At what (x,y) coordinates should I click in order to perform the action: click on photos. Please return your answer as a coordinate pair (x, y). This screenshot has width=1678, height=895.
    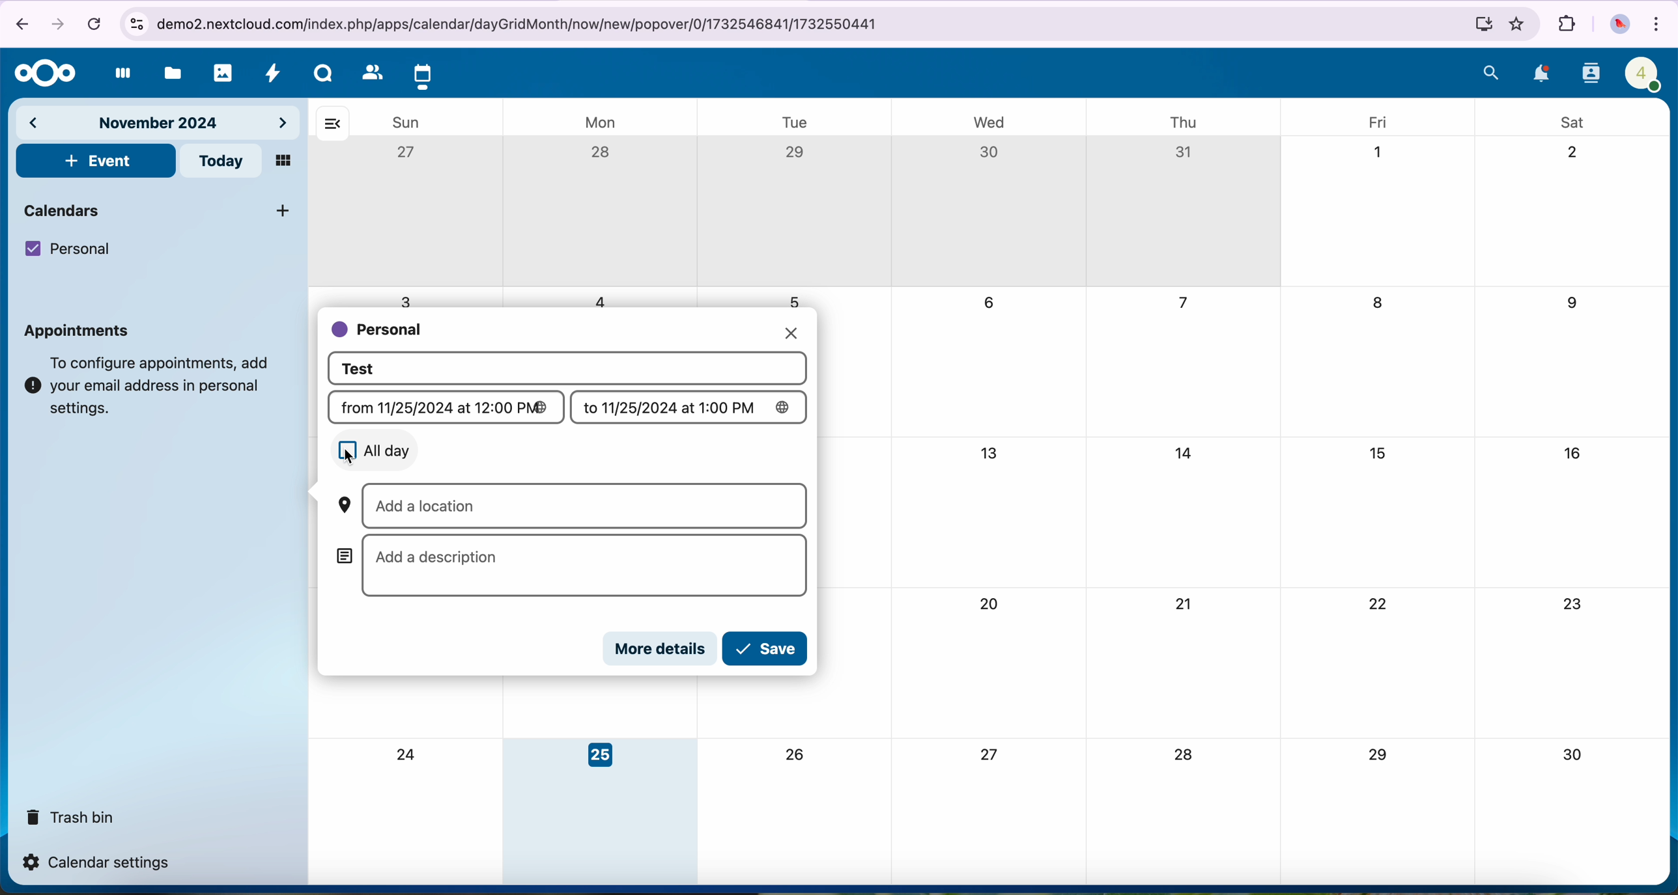
    Looking at the image, I should click on (223, 74).